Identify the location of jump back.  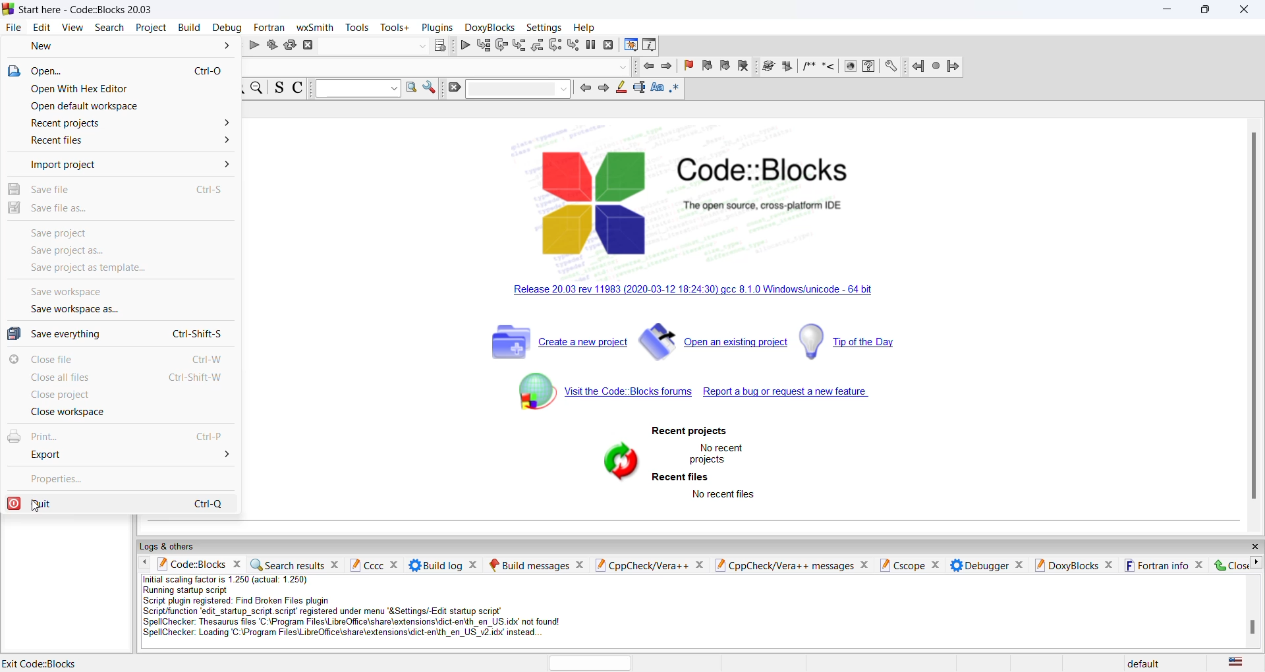
(646, 67).